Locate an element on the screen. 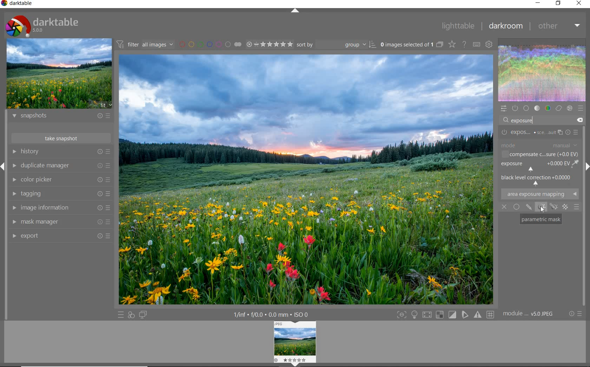 This screenshot has height=367, width=590. correct is located at coordinates (559, 109).